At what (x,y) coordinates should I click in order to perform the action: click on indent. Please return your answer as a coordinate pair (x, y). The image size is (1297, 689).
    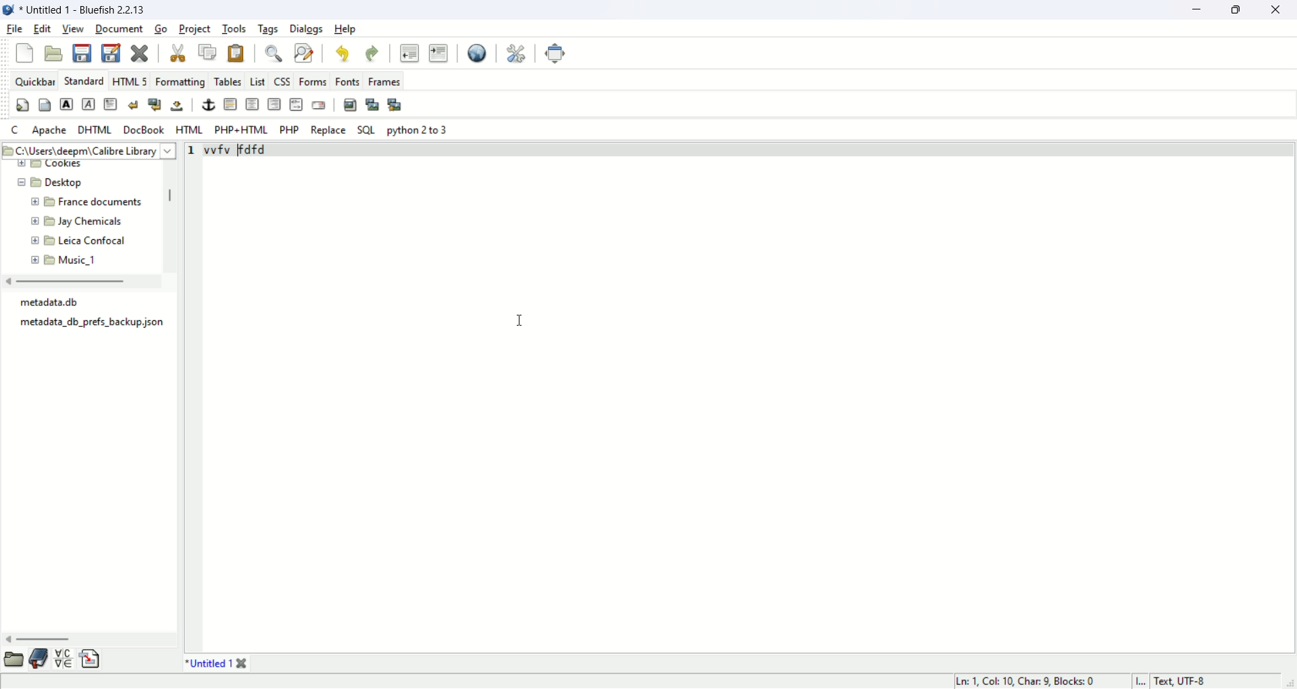
    Looking at the image, I should click on (440, 54).